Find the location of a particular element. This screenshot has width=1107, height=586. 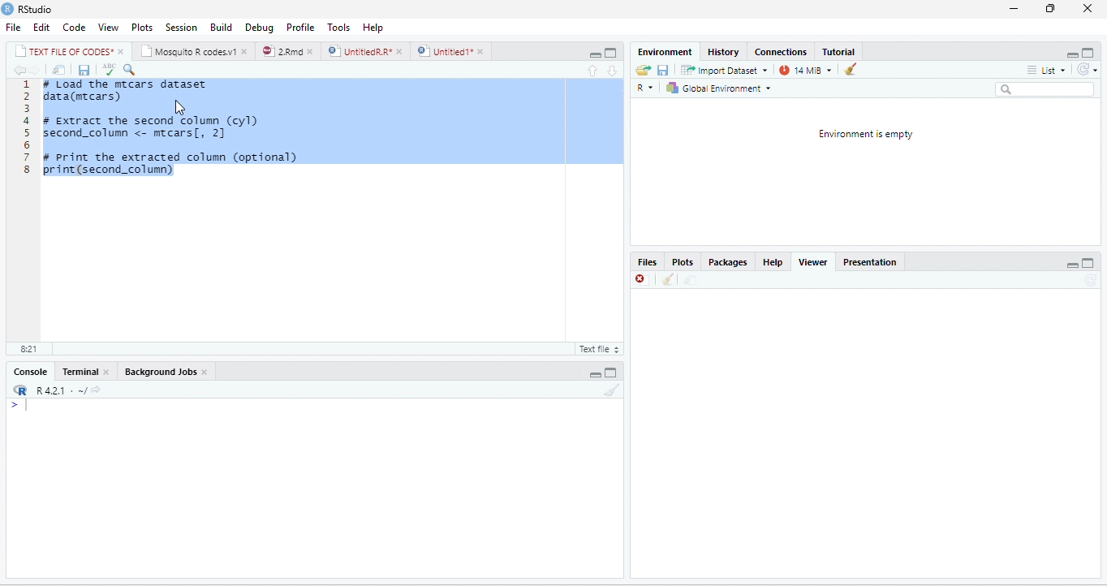

Packages is located at coordinates (730, 263).